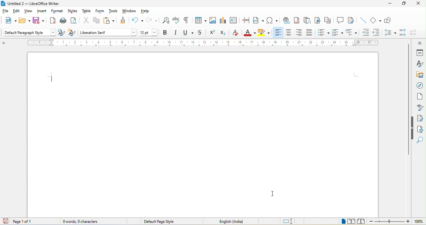  What do you see at coordinates (178, 22) in the screenshot?
I see `spelling` at bounding box center [178, 22].